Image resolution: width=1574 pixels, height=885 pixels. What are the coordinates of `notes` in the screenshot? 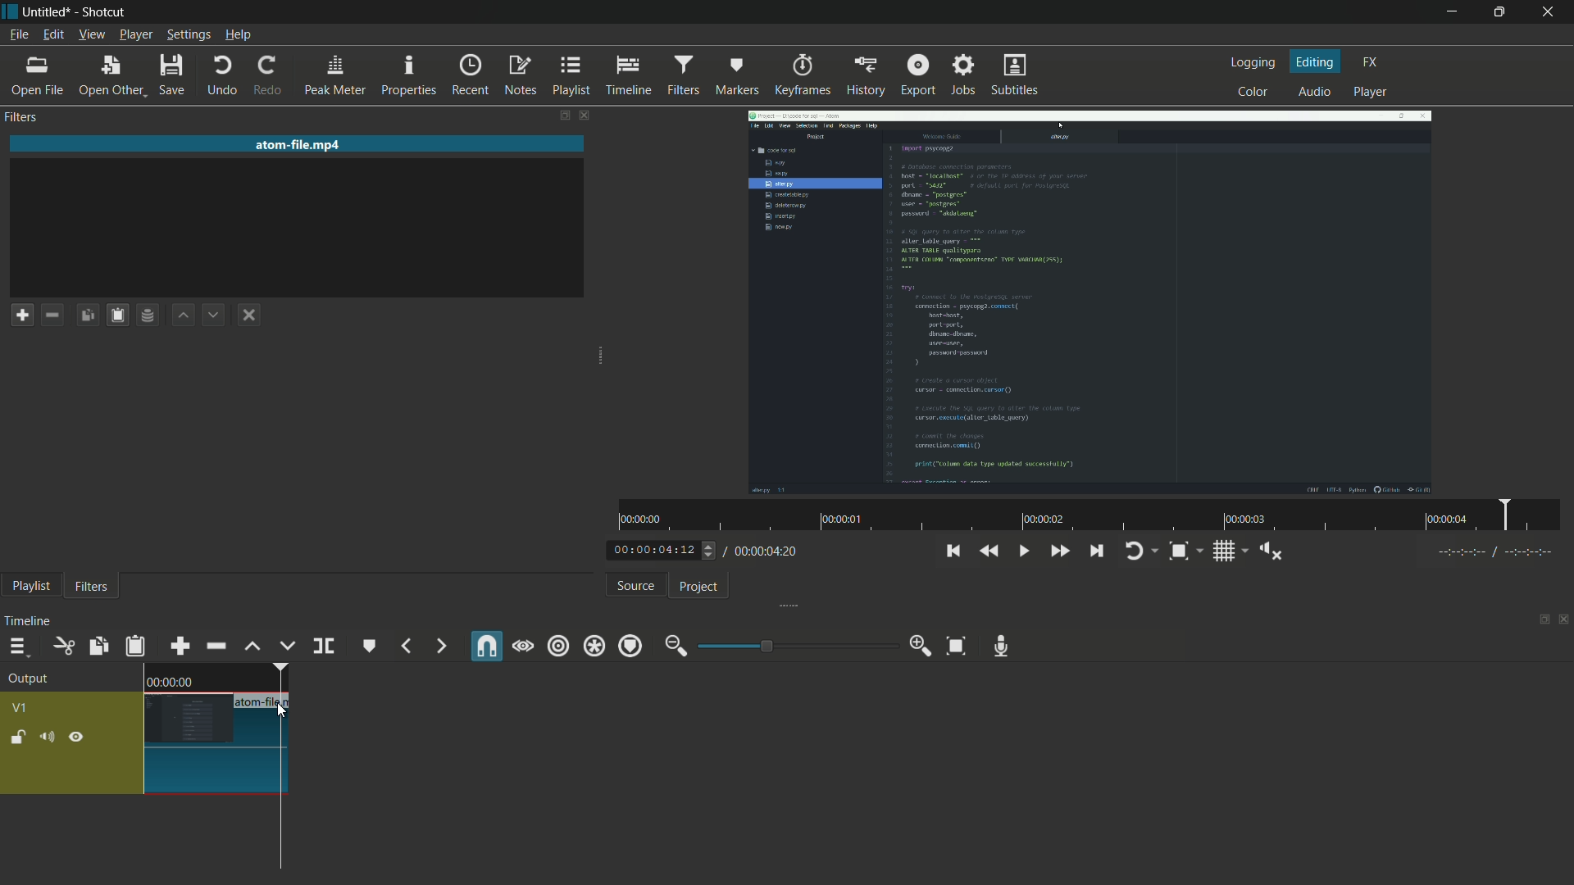 It's located at (518, 76).